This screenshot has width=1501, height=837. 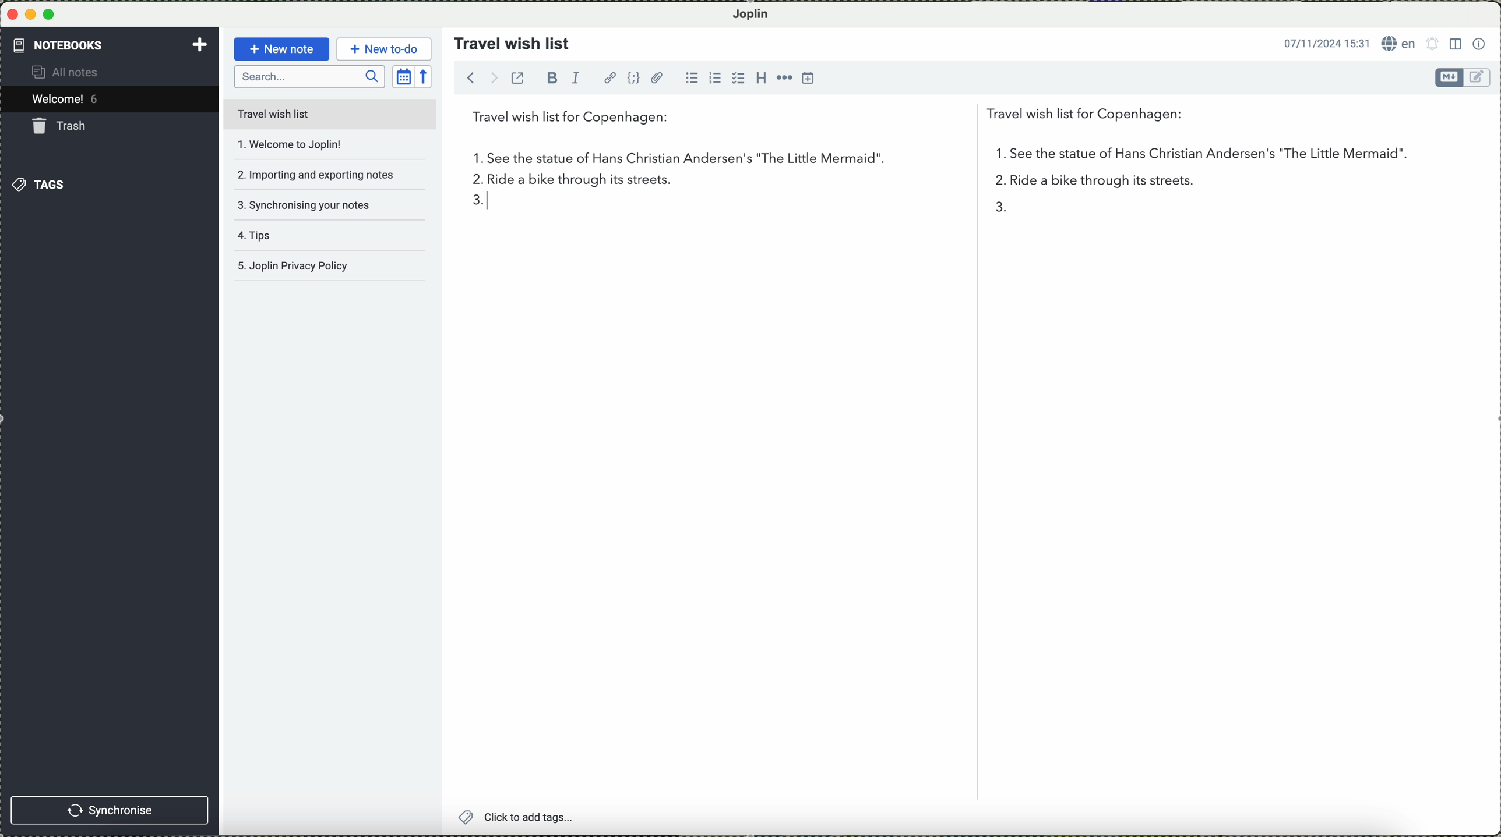 What do you see at coordinates (403, 76) in the screenshot?
I see `toggle sort order field` at bounding box center [403, 76].